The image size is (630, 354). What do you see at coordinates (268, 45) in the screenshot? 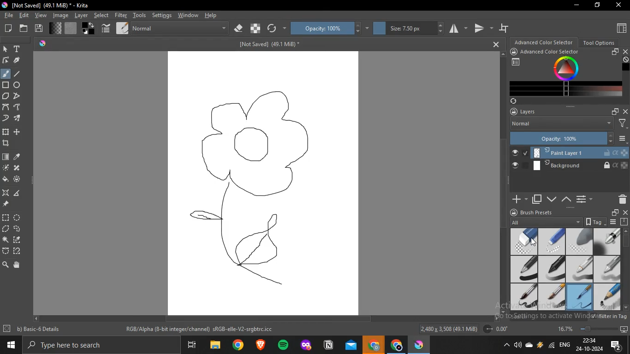
I see `[Not Saved] (49.1 MB)*` at bounding box center [268, 45].